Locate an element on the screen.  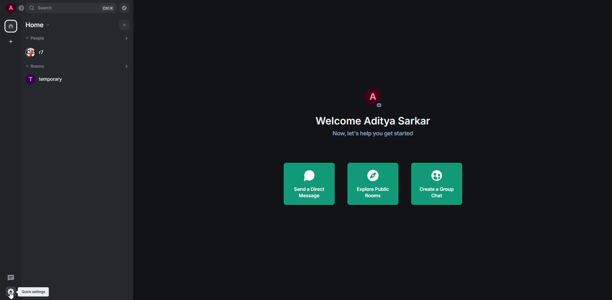
add is located at coordinates (127, 38).